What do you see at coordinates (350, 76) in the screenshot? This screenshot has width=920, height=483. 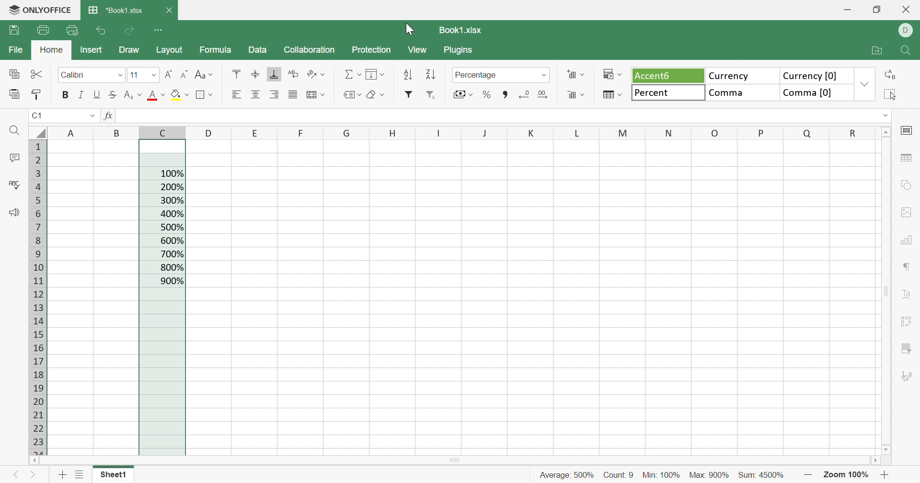 I see `Summation` at bounding box center [350, 76].